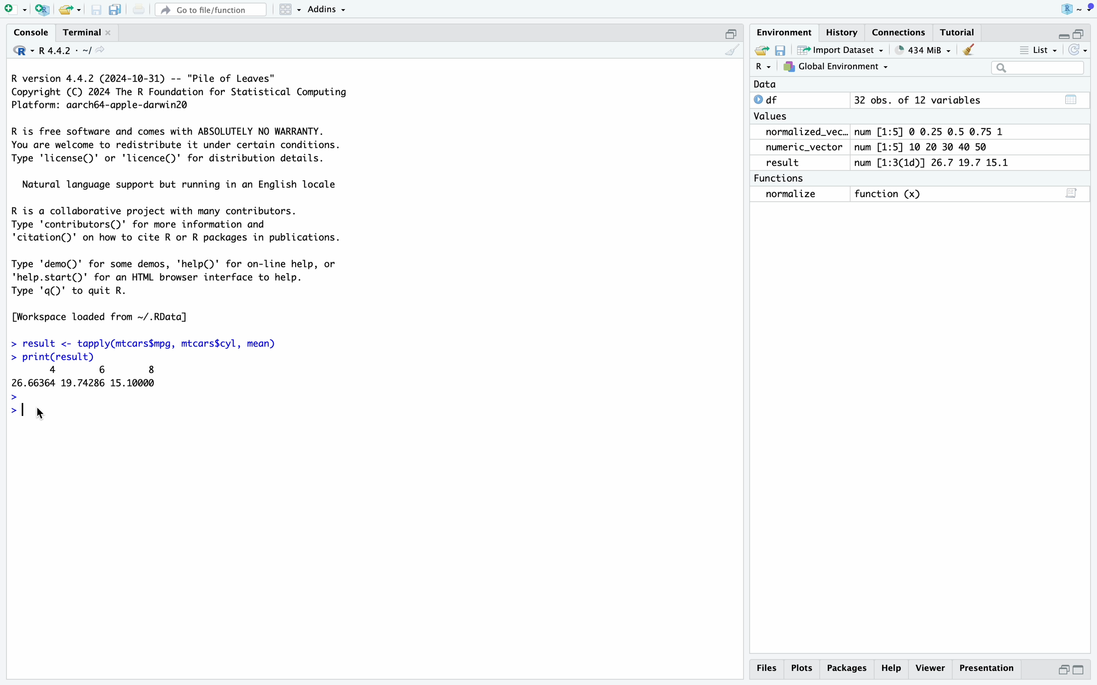 The width and height of the screenshot is (1097, 685). What do you see at coordinates (804, 146) in the screenshot?
I see `numeric_vector` at bounding box center [804, 146].